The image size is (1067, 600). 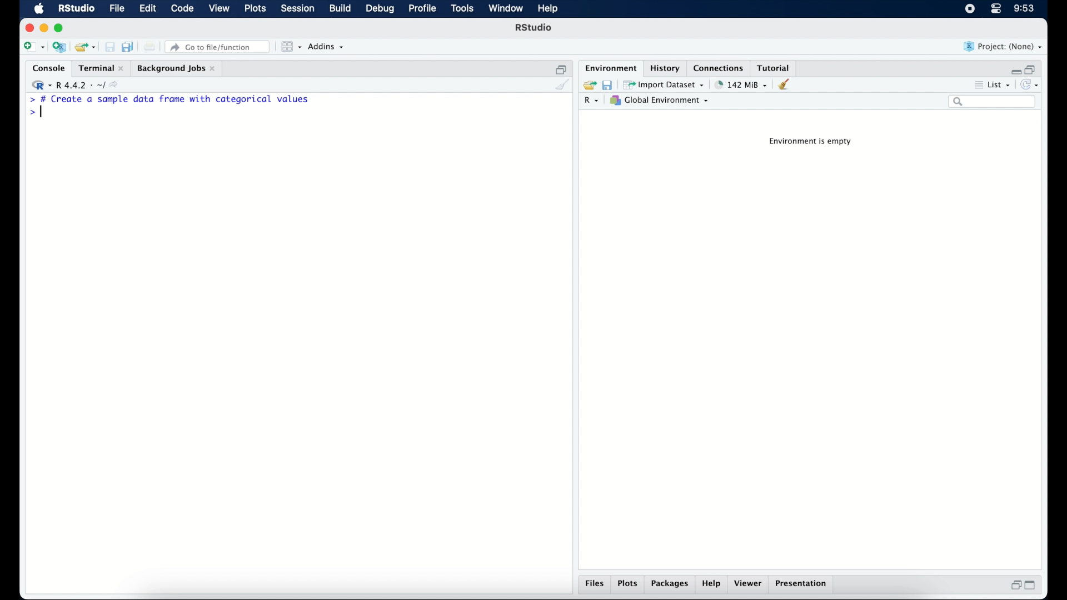 I want to click on clear console, so click(x=563, y=85).